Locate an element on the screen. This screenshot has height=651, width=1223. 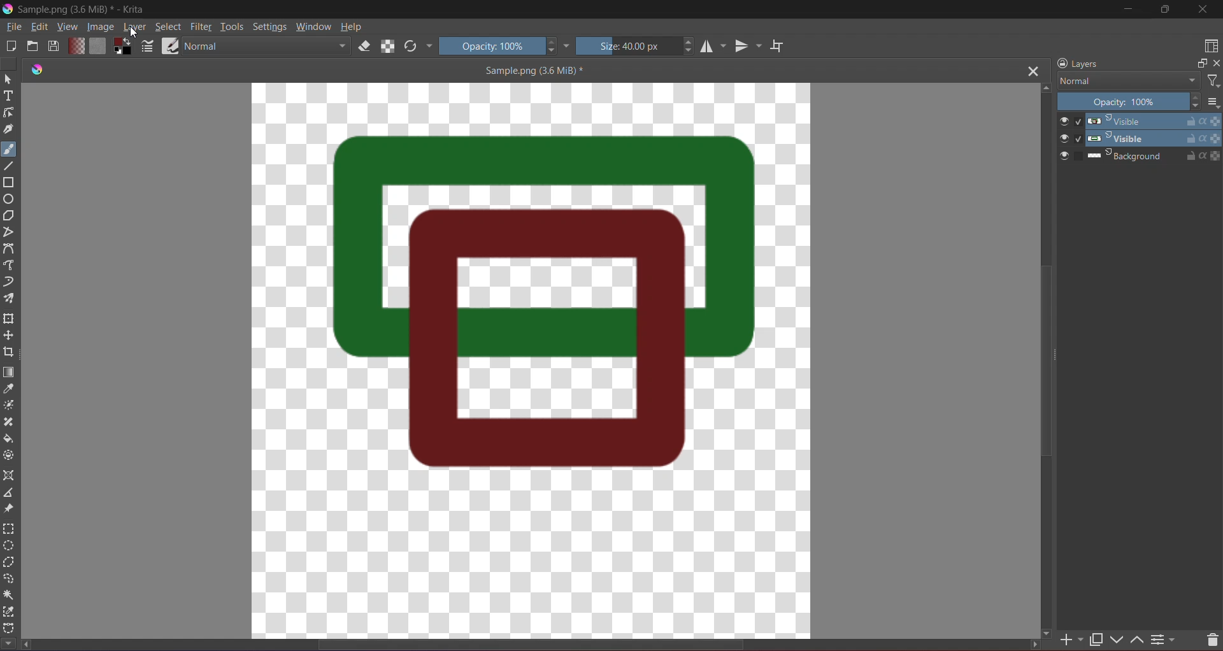
Preset Alpha is located at coordinates (390, 46).